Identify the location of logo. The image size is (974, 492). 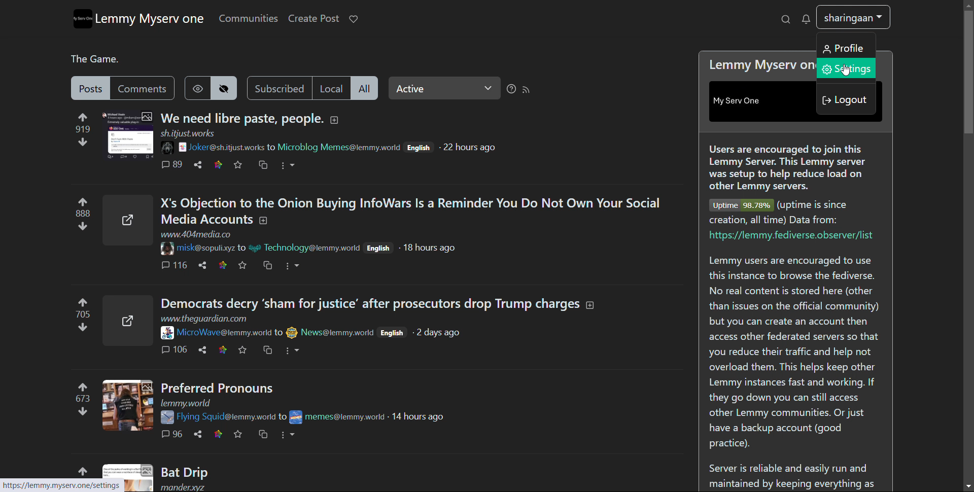
(83, 19).